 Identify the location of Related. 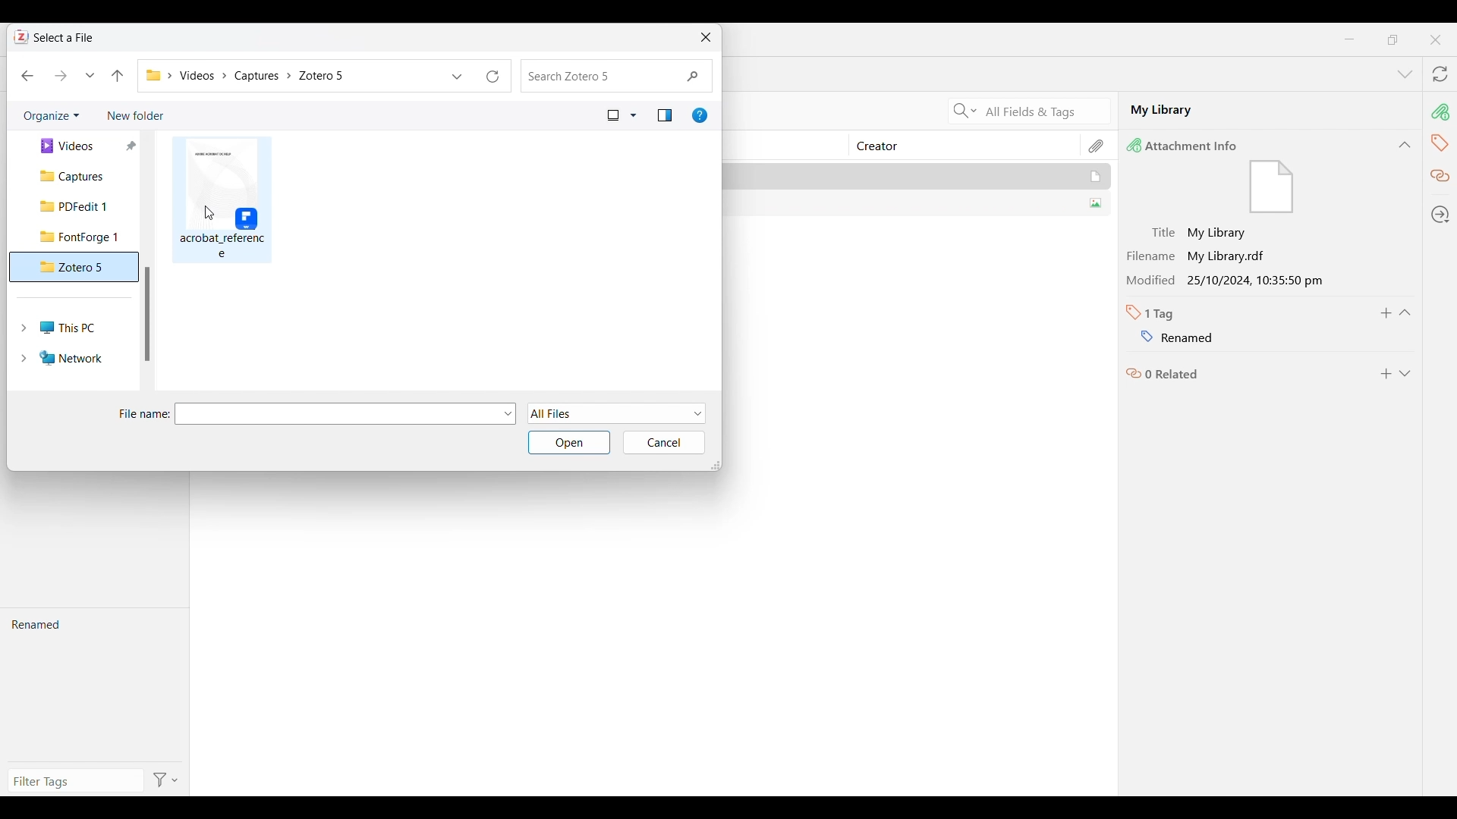
(1162, 375).